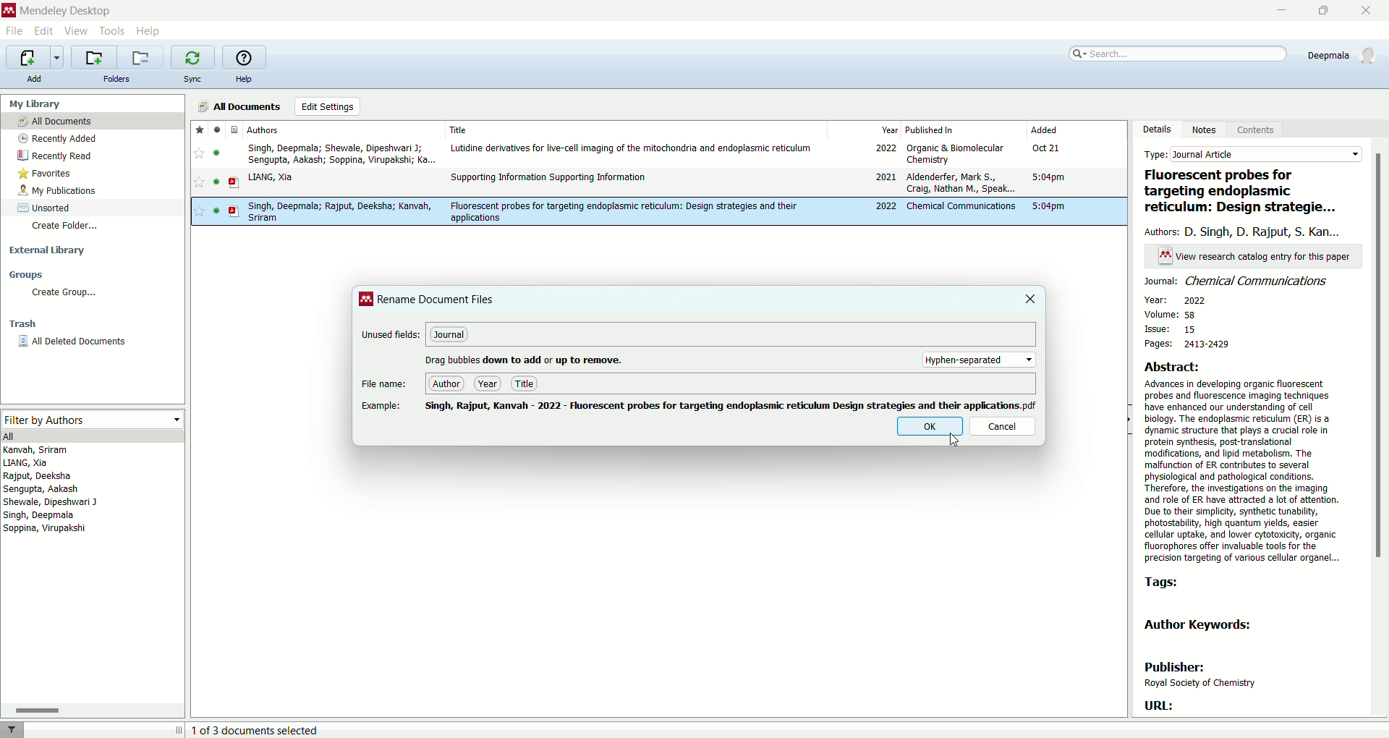 This screenshot has width=1389, height=738. I want to click on filter by authors, so click(90, 417).